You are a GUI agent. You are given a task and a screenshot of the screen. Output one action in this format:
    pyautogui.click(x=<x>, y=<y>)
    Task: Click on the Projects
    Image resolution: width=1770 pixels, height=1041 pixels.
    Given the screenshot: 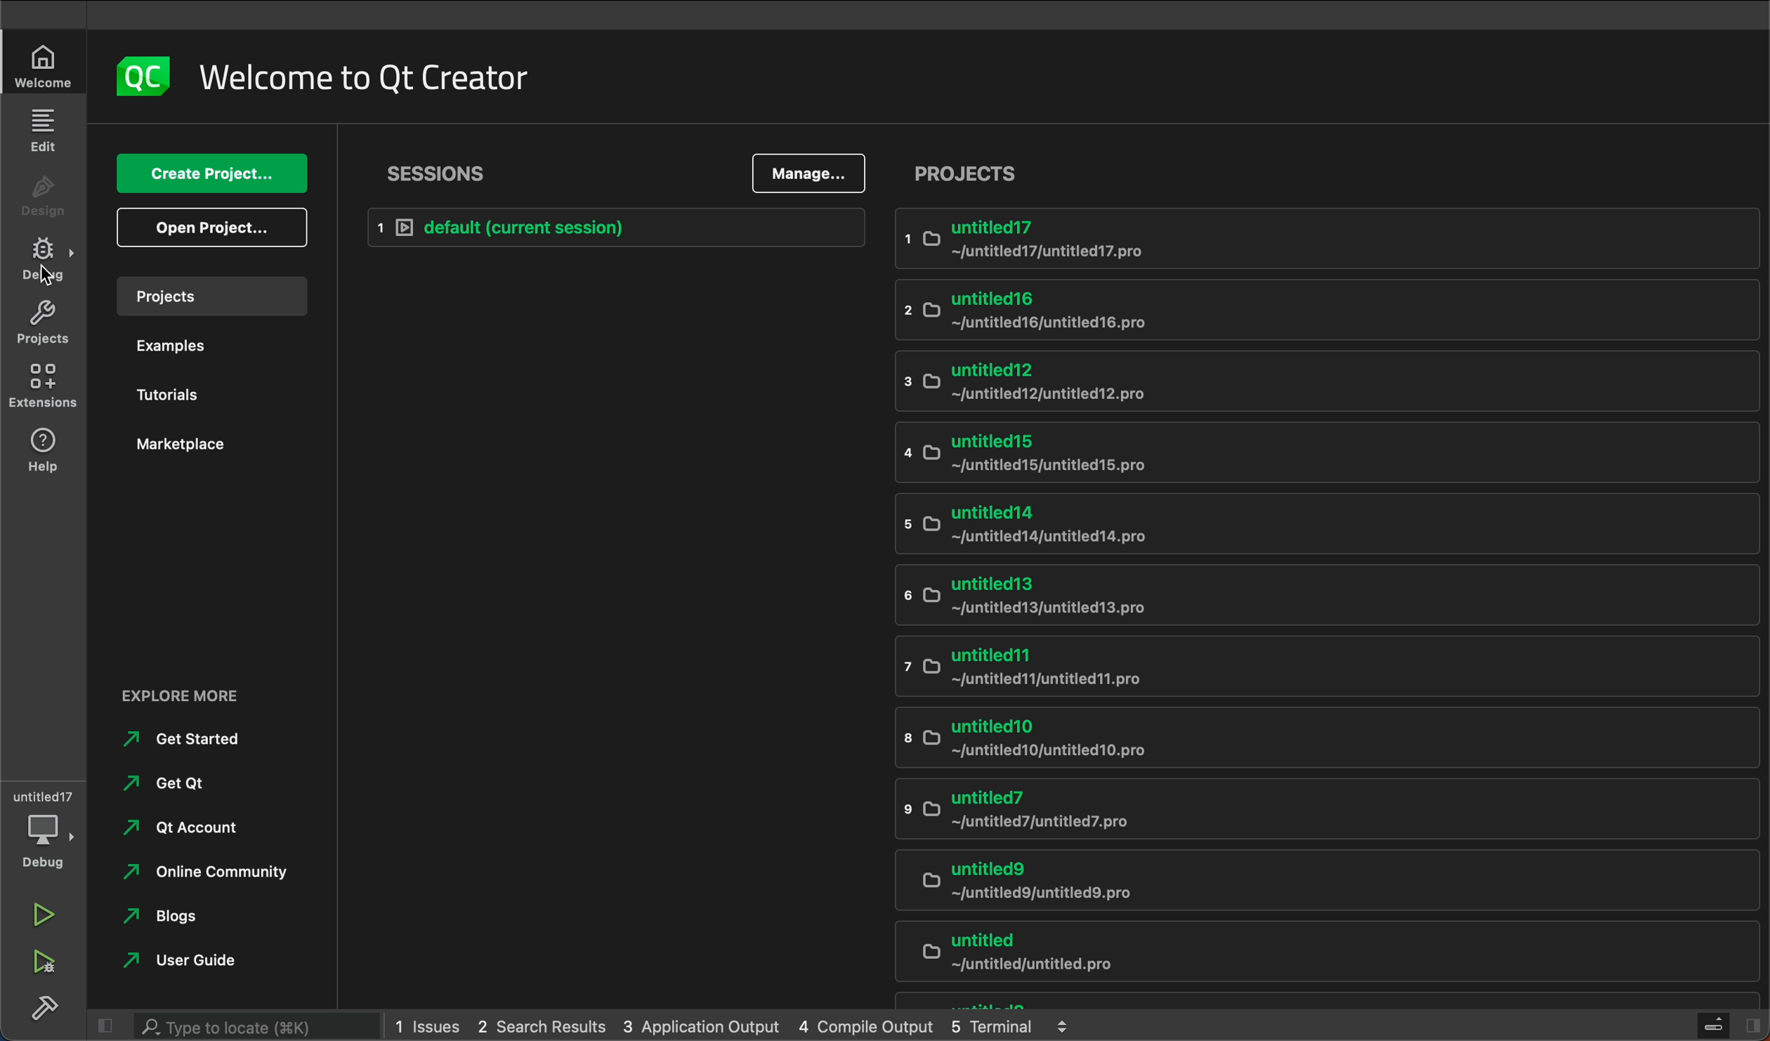 What is the action you would take?
    pyautogui.click(x=978, y=173)
    